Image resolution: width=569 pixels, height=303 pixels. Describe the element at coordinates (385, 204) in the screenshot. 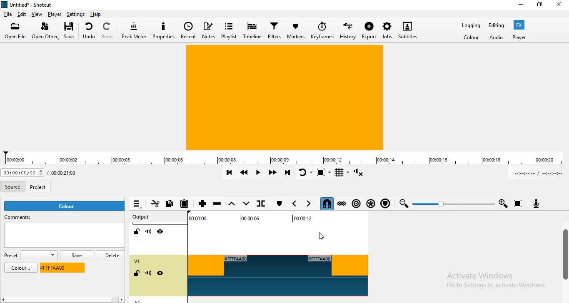

I see `Ripple markers` at that location.